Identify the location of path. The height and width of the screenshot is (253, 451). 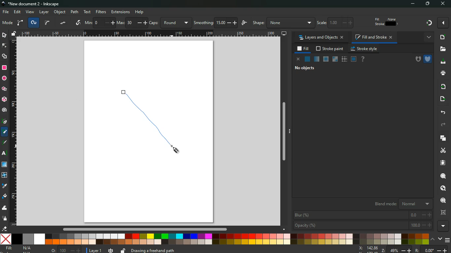
(75, 12).